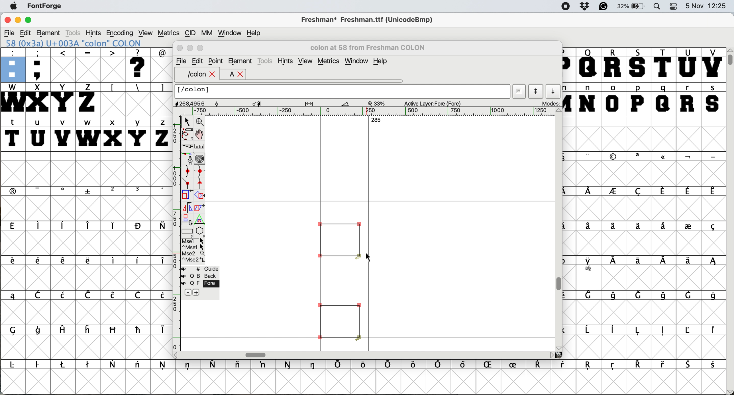 The height and width of the screenshot is (395, 734). I want to click on window, so click(357, 61).